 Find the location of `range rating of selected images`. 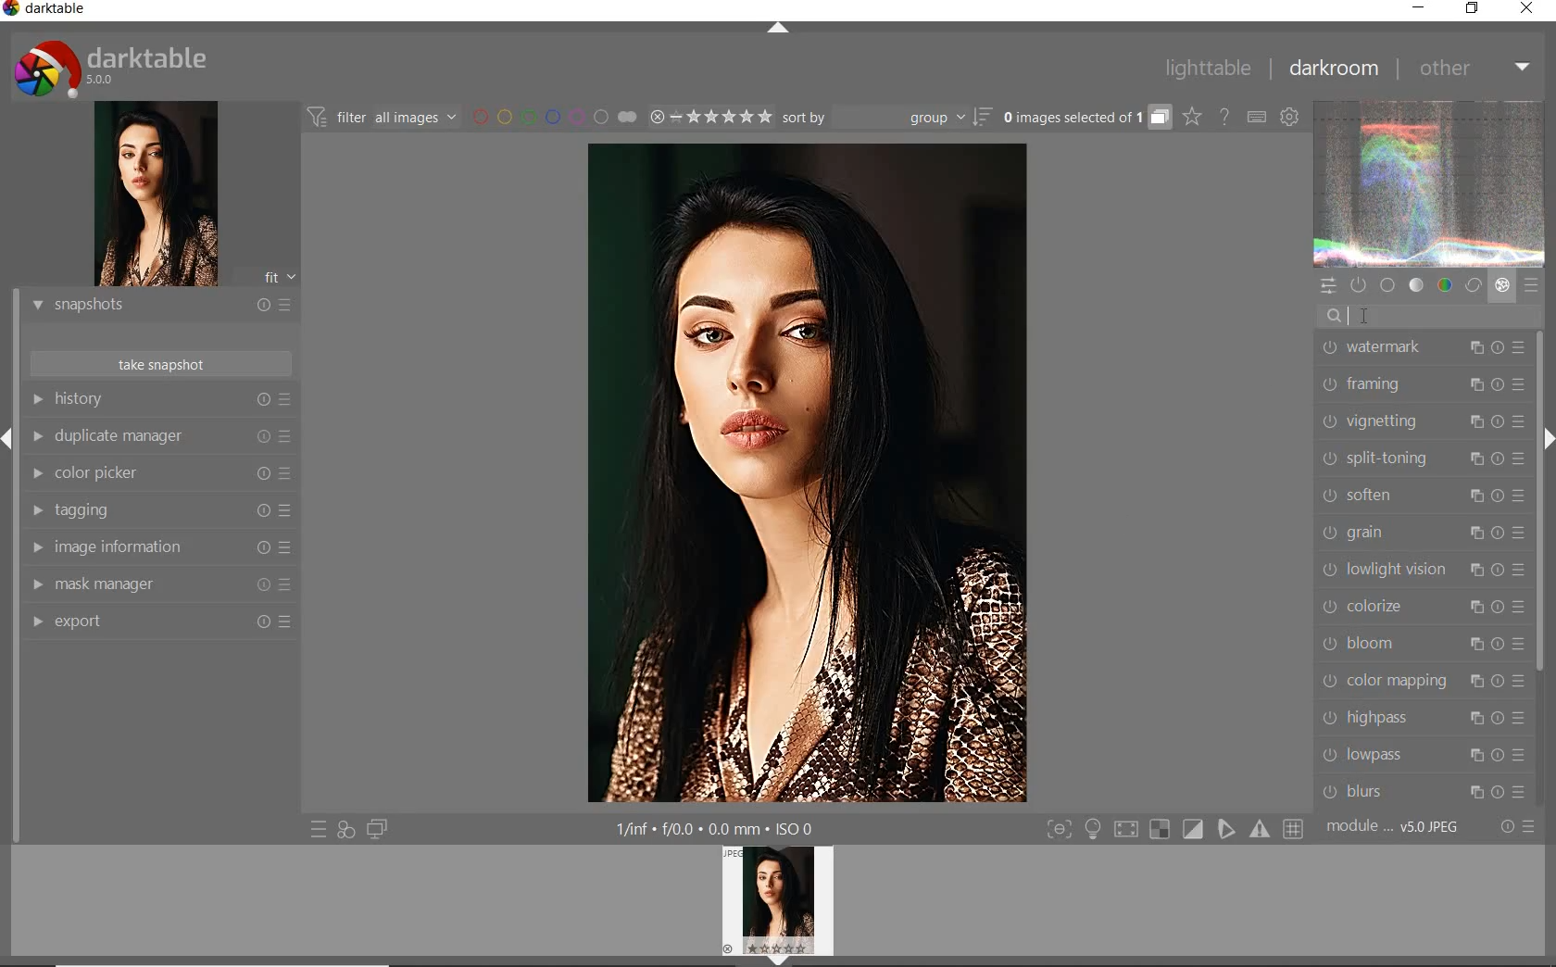

range rating of selected images is located at coordinates (708, 118).